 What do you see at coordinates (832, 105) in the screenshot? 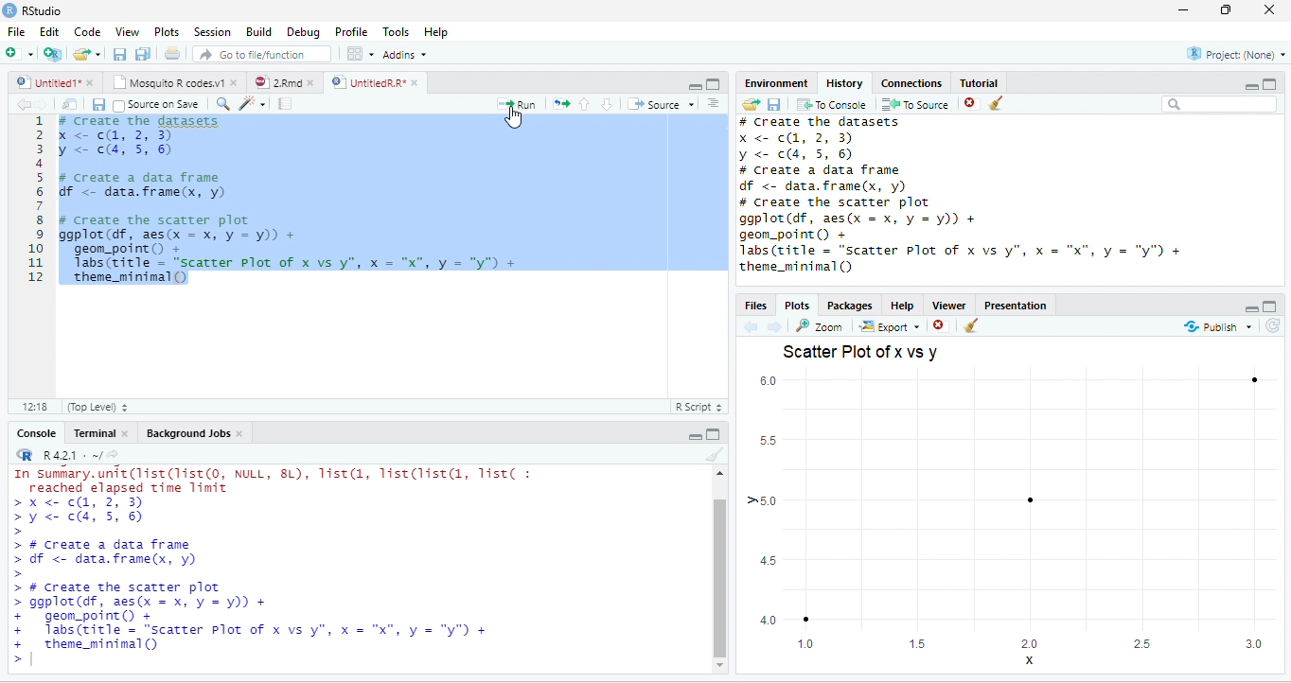
I see `To Console` at bounding box center [832, 105].